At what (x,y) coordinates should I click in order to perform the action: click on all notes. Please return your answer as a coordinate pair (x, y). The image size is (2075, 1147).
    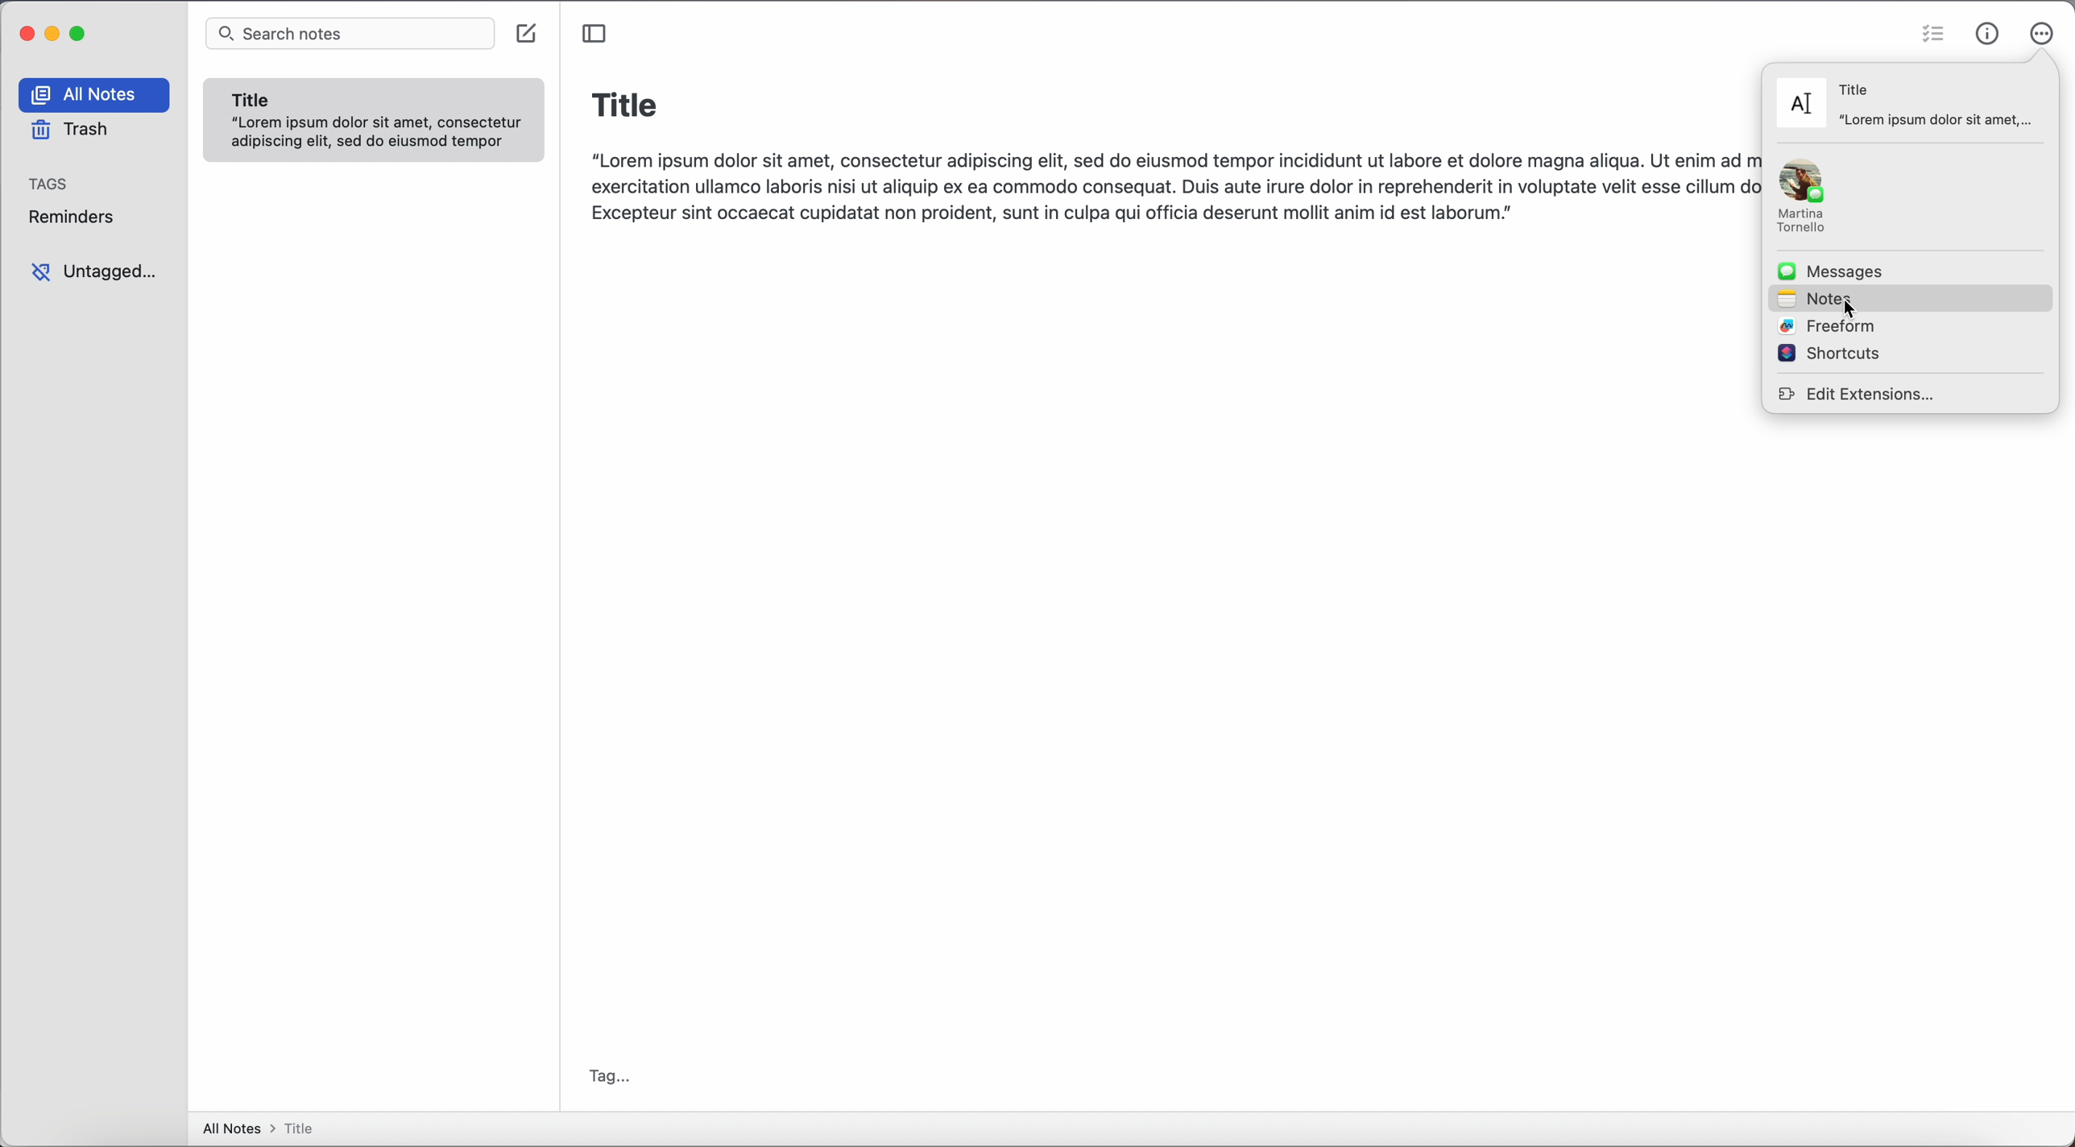
    Looking at the image, I should click on (97, 95).